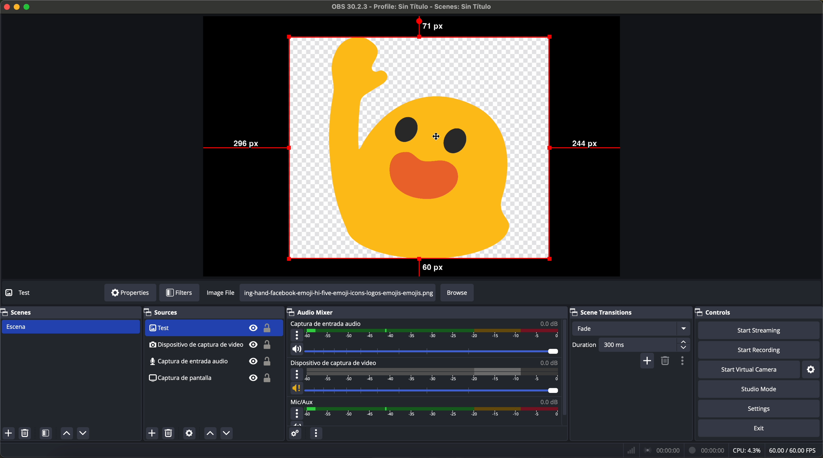  Describe the element at coordinates (297, 375) in the screenshot. I see `more options` at that location.